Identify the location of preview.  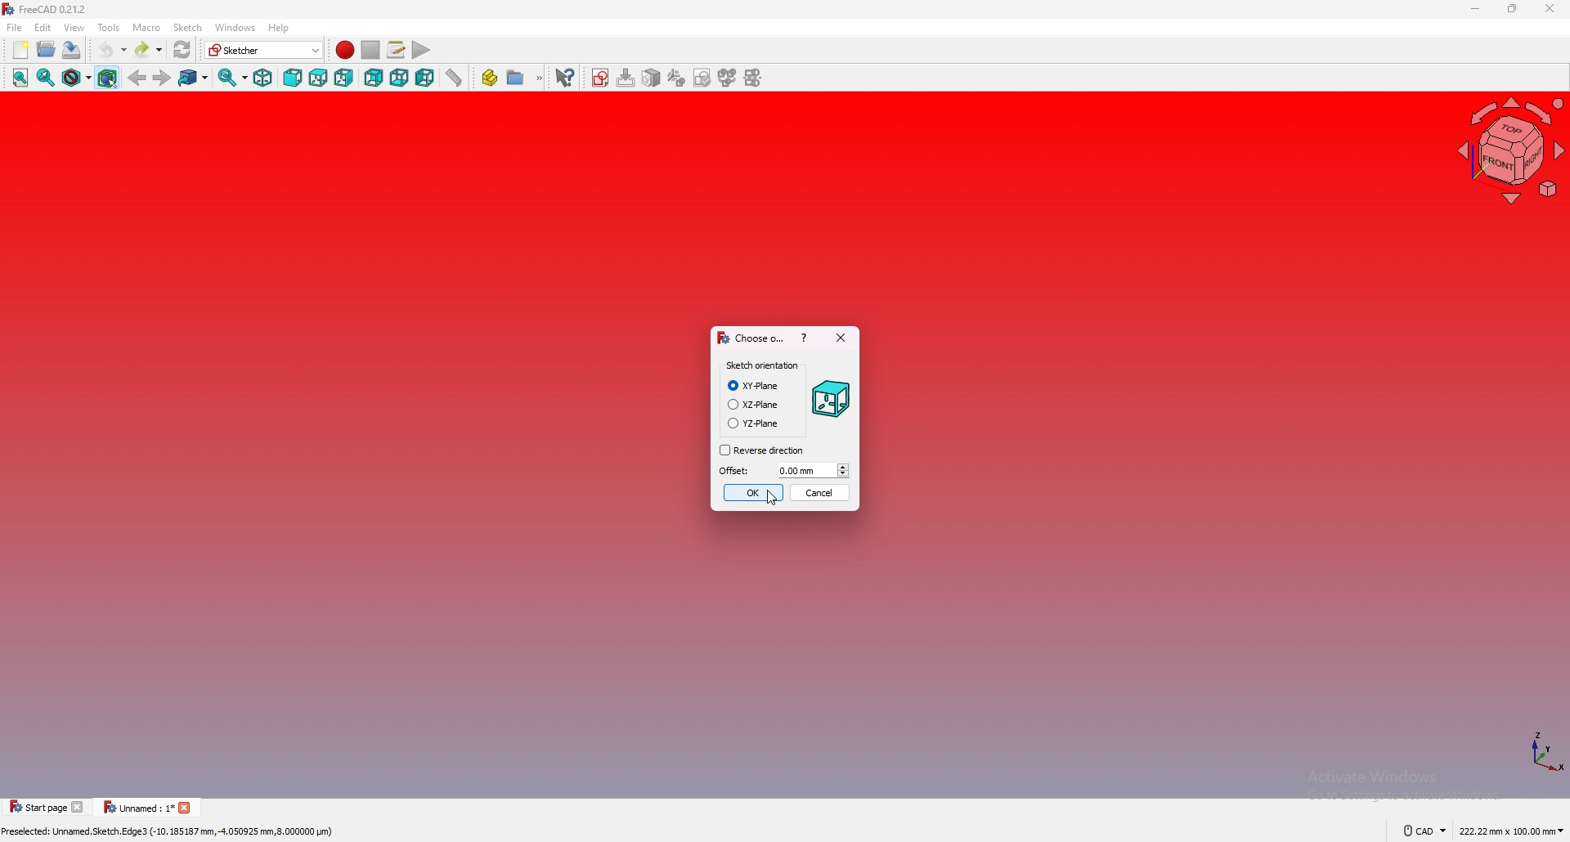
(832, 397).